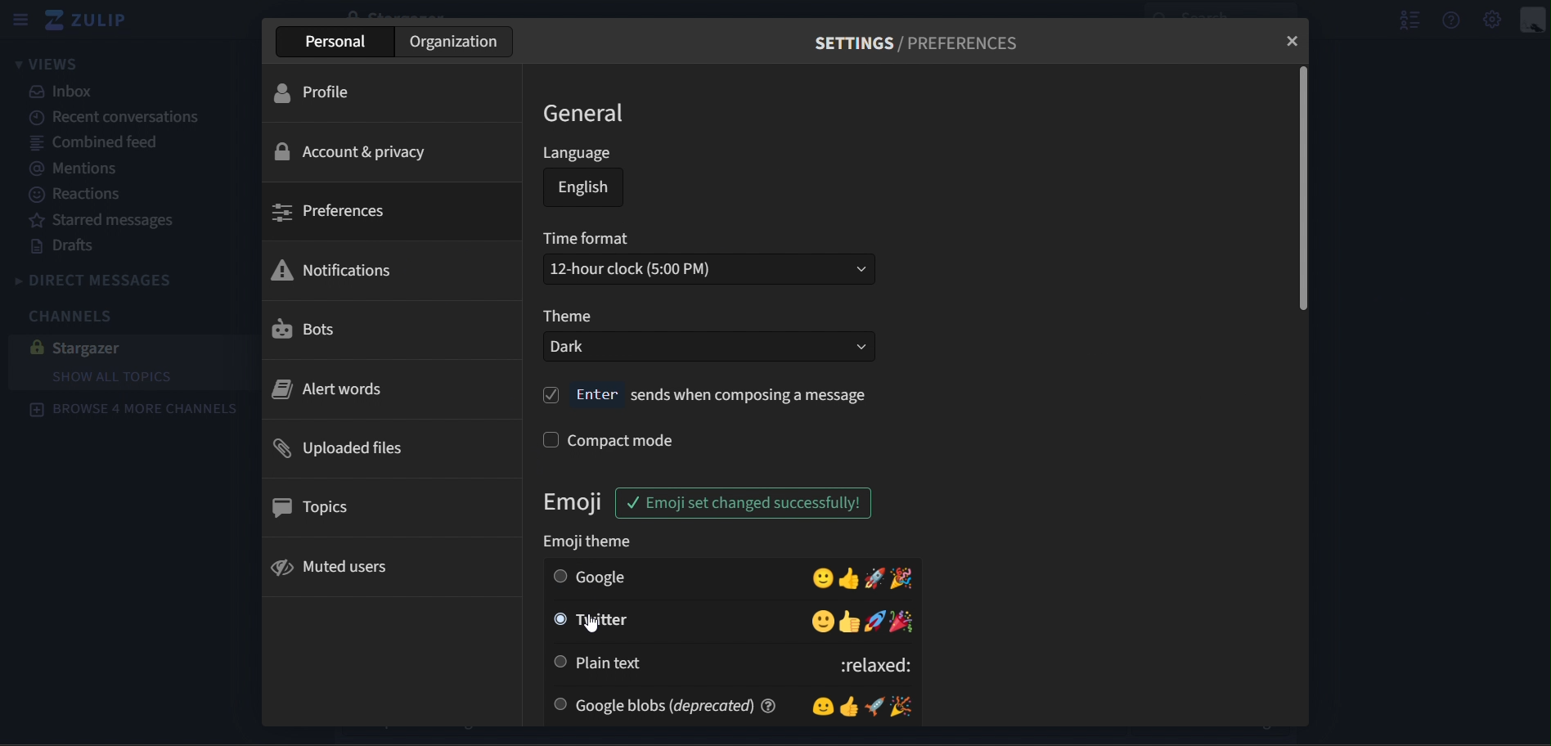  Describe the element at coordinates (707, 395) in the screenshot. I see `enter sends when composing a message` at that location.